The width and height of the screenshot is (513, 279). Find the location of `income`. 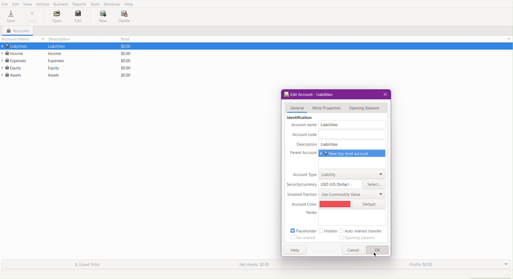

income is located at coordinates (56, 54).